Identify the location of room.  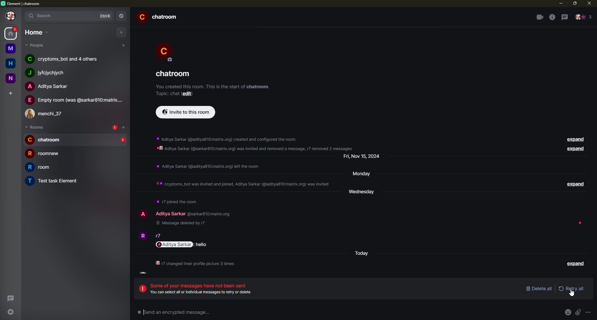
(44, 140).